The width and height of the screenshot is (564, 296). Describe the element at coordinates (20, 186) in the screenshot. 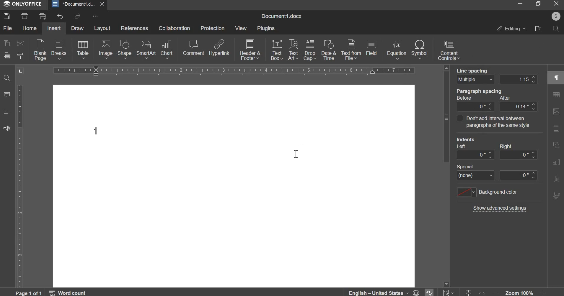

I see `vertical scale` at that location.